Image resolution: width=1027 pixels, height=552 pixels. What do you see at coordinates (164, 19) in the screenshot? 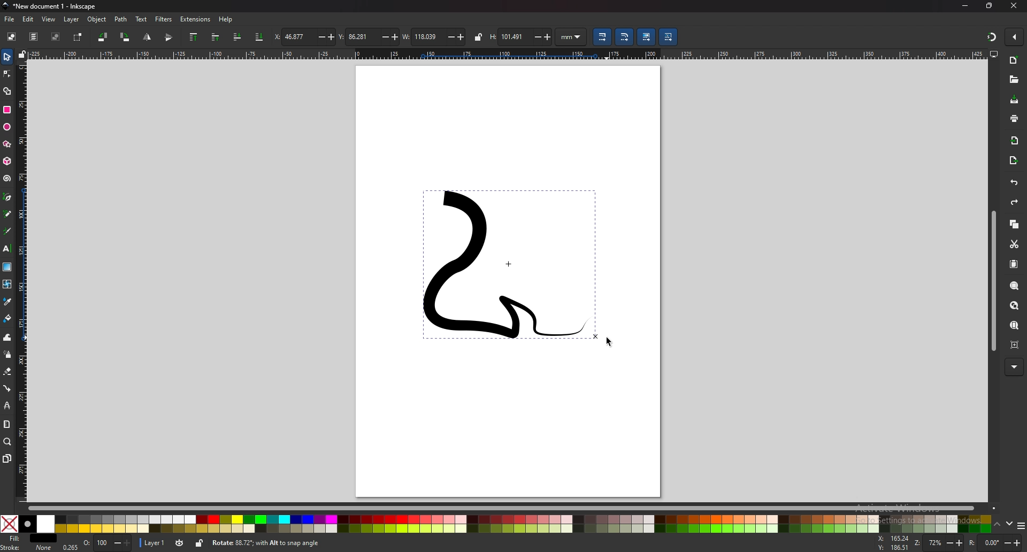
I see `filters` at bounding box center [164, 19].